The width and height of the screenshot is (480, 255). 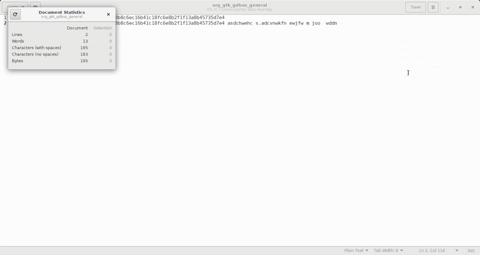 What do you see at coordinates (110, 54) in the screenshot?
I see `0` at bounding box center [110, 54].